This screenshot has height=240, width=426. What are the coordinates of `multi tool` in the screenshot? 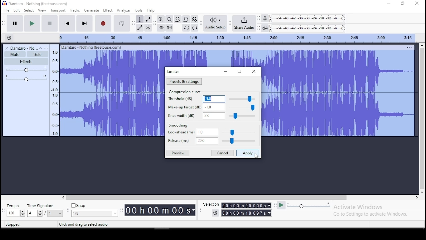 It's located at (149, 27).